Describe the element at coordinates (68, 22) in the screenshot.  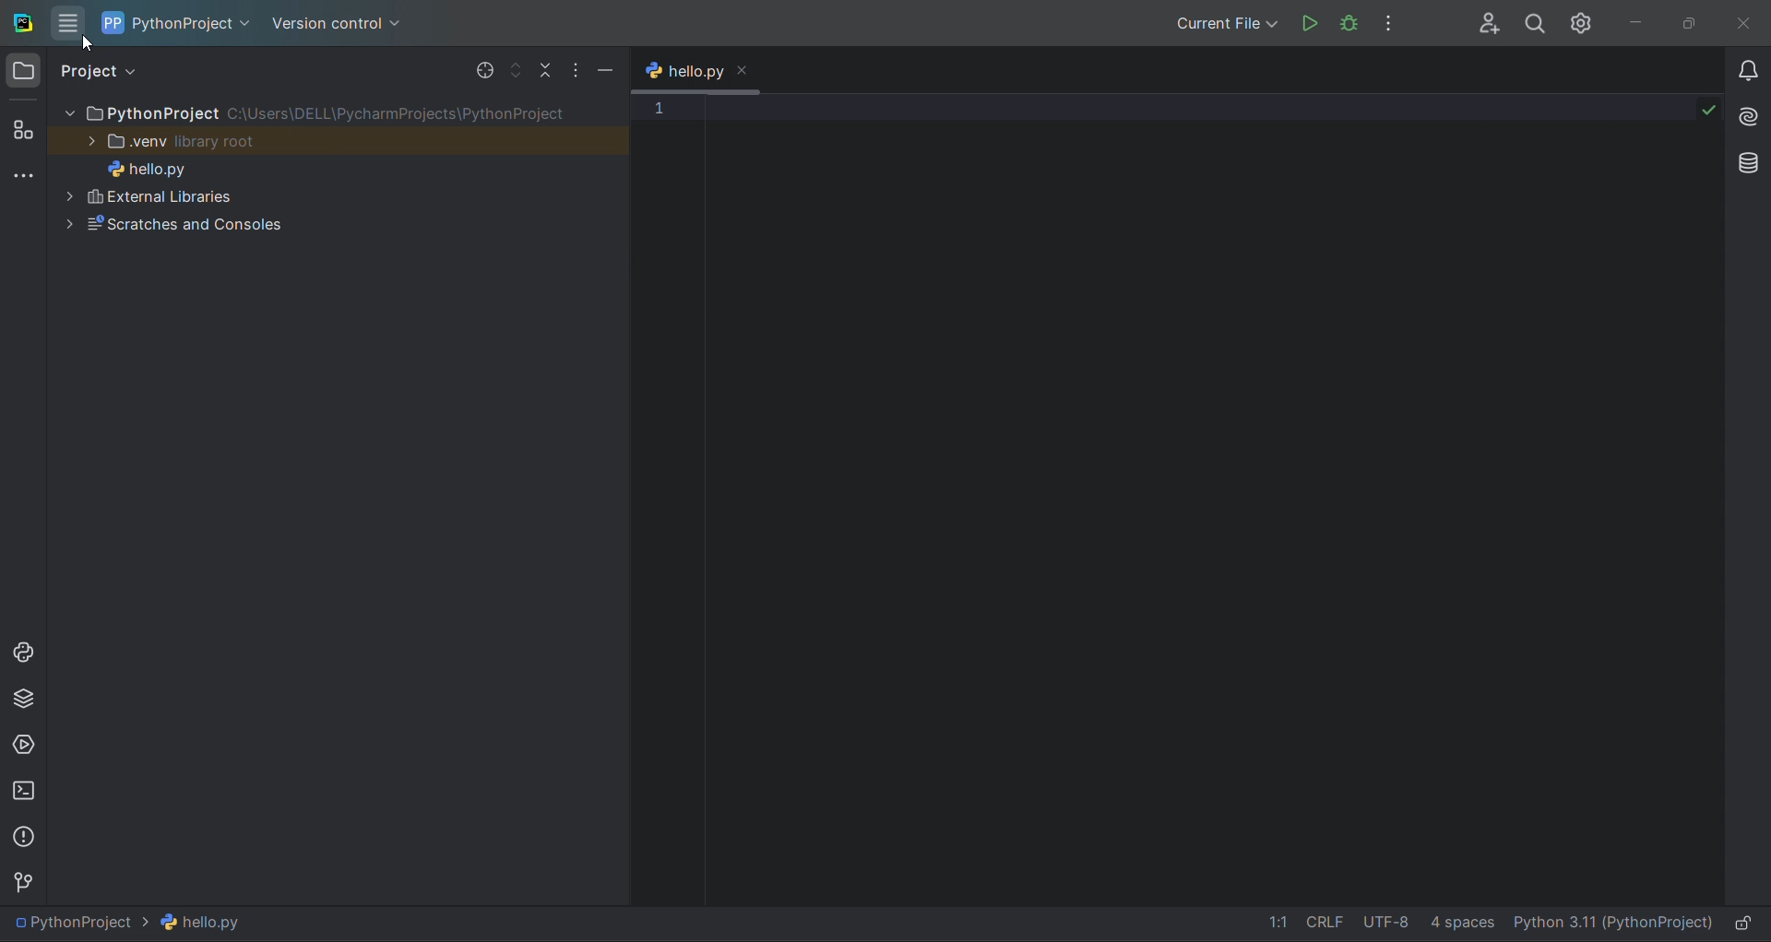
I see `menu` at that location.